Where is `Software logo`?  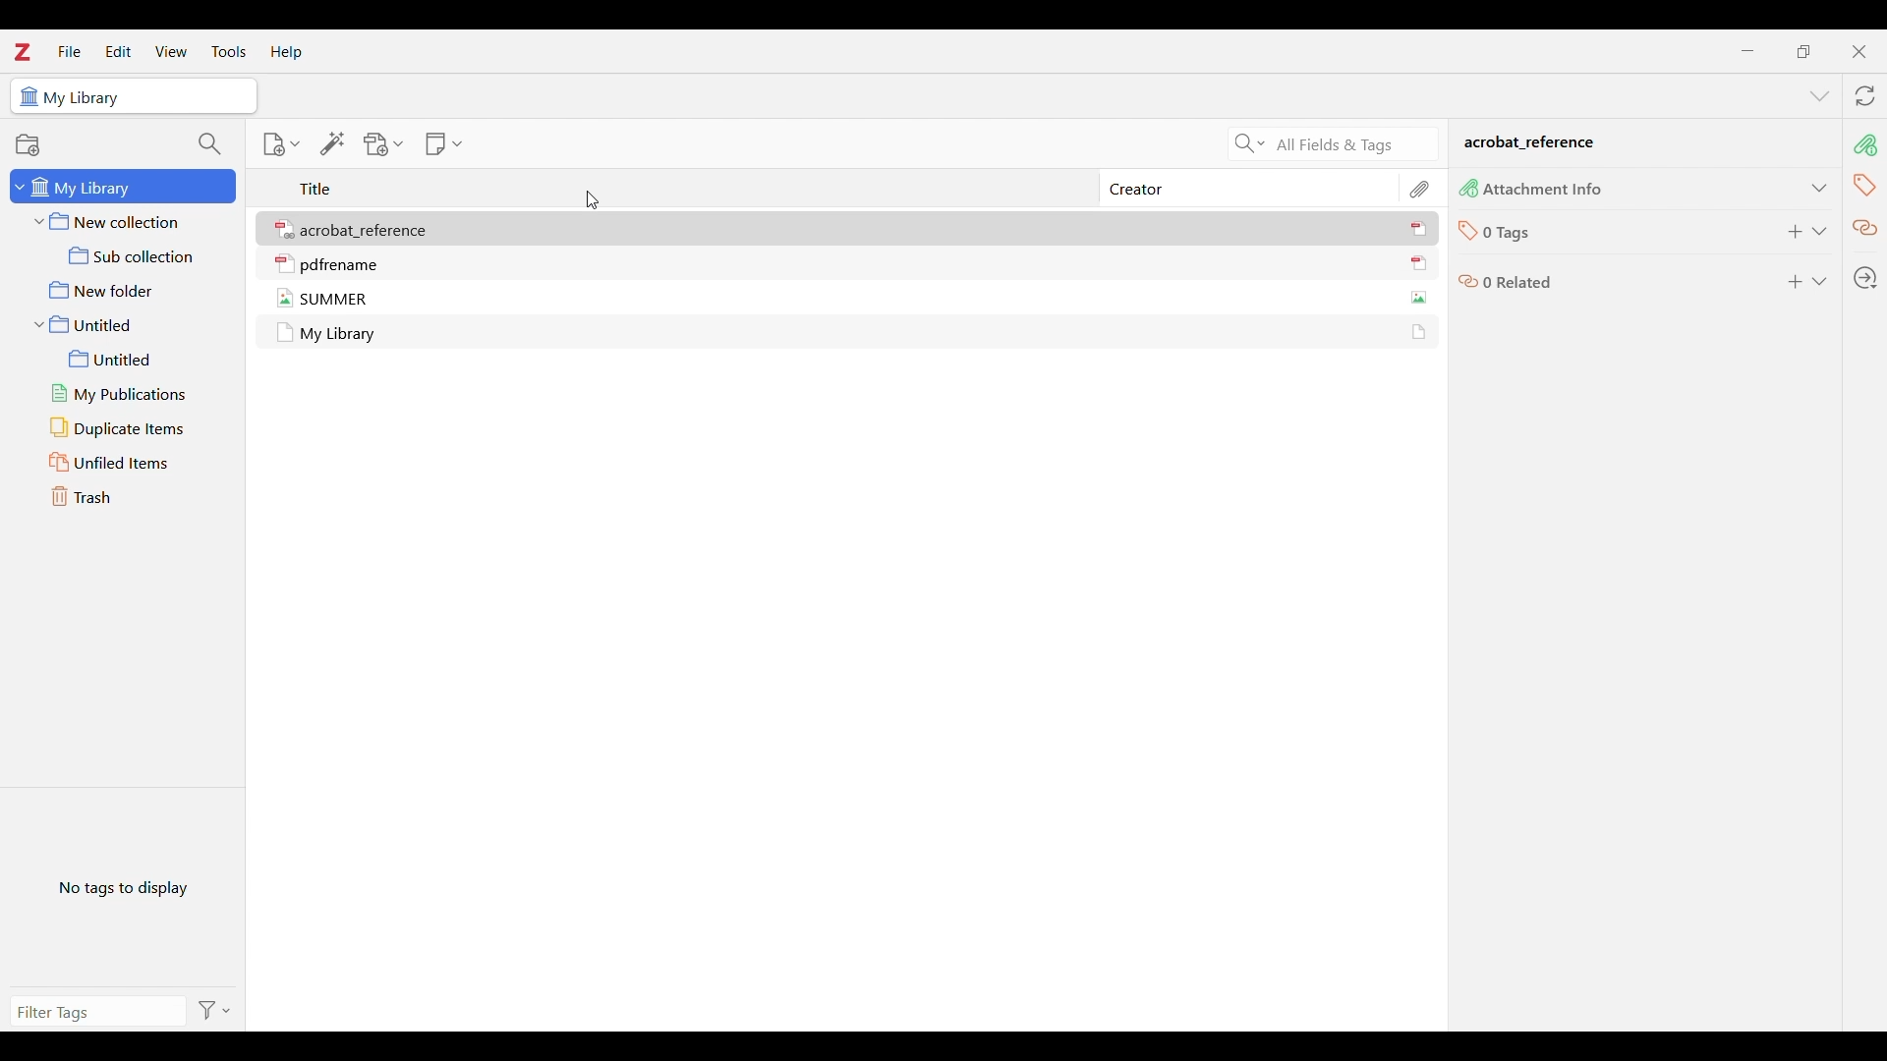 Software logo is located at coordinates (23, 53).